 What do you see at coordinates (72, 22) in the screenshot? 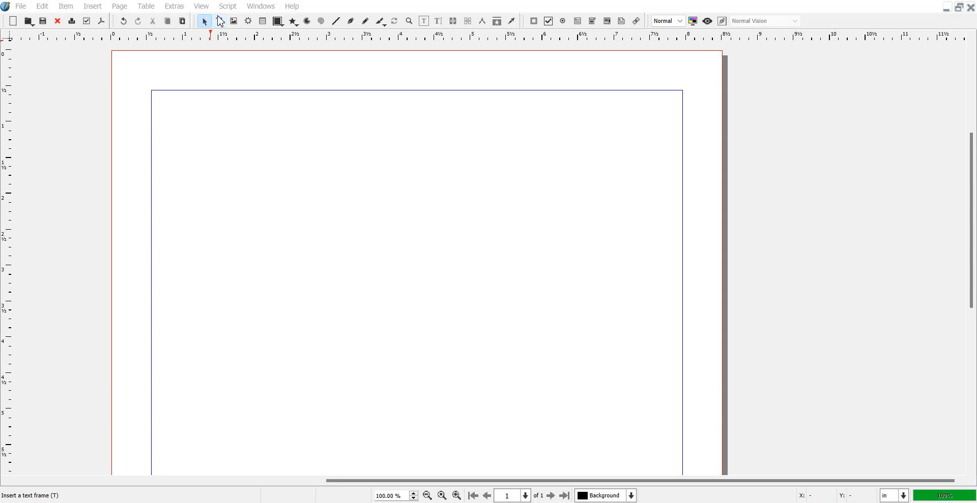
I see `Print` at bounding box center [72, 22].